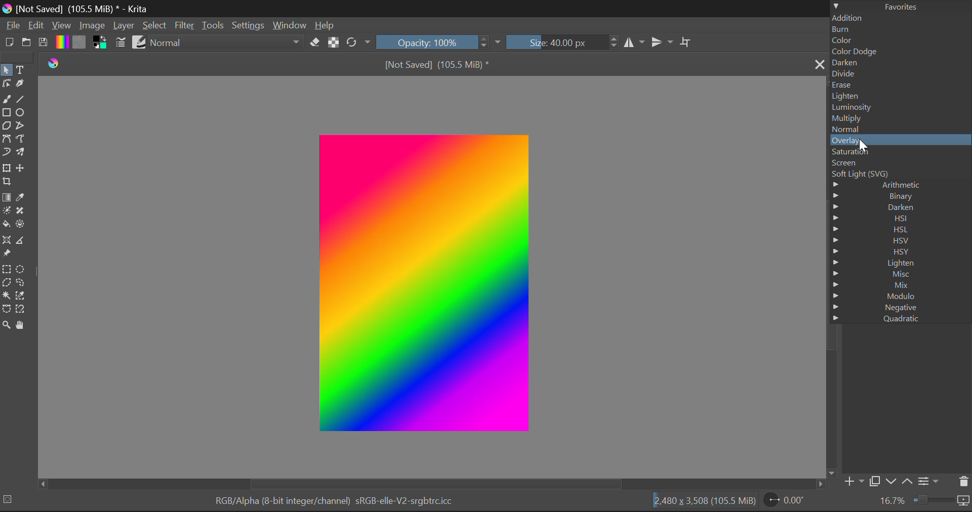 This screenshot has width=972, height=512. I want to click on Edit, so click(37, 26).